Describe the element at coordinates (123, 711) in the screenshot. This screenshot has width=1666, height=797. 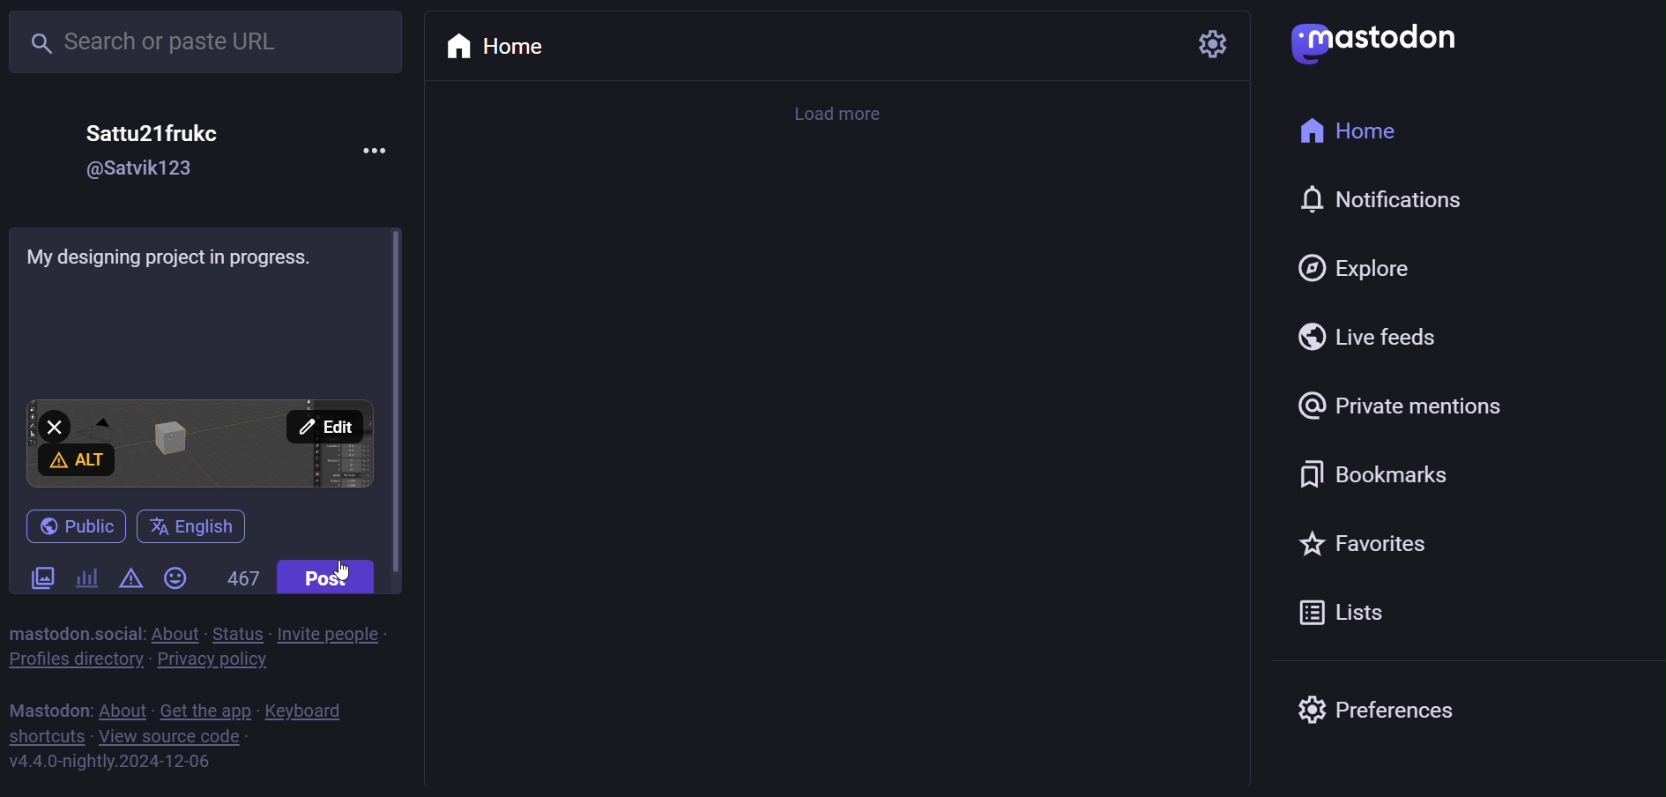
I see `about` at that location.